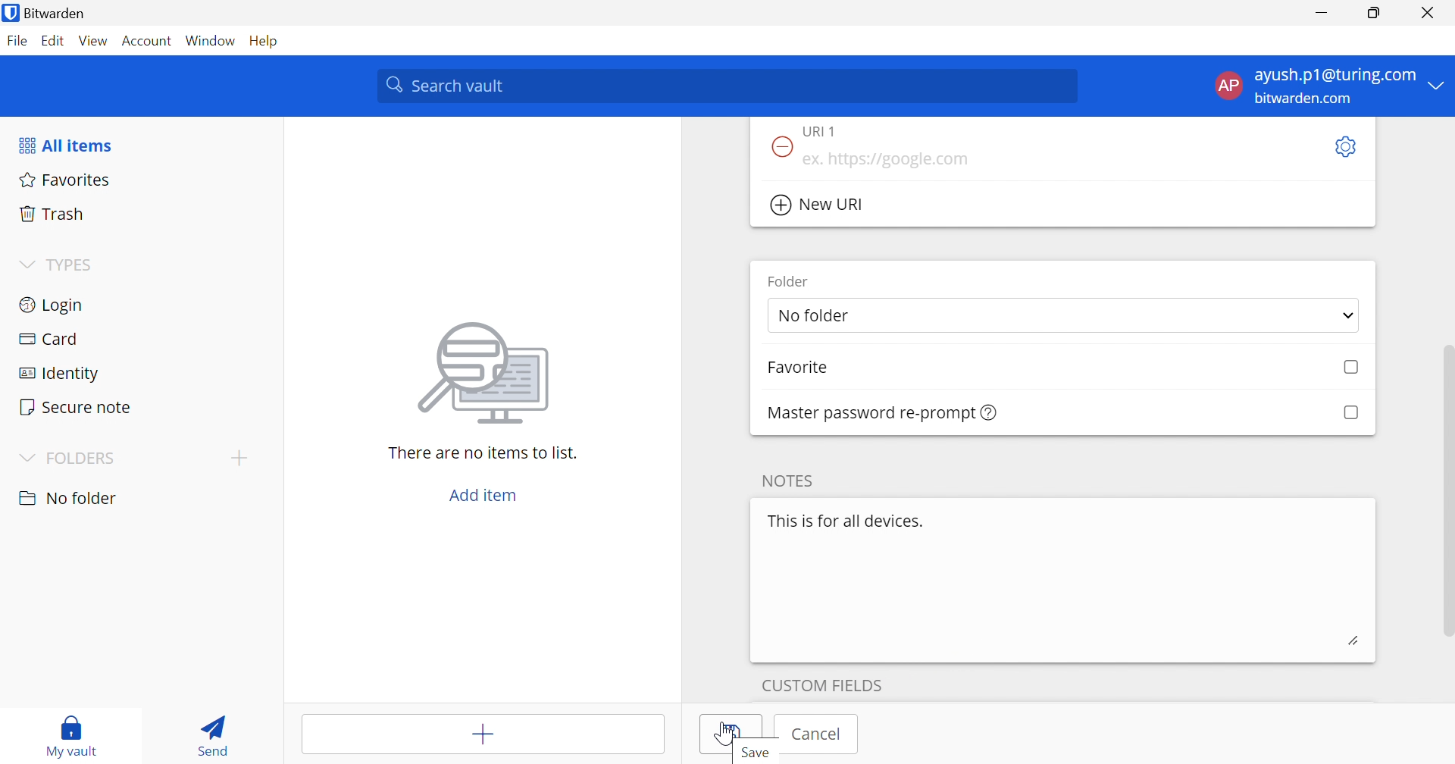  What do you see at coordinates (74, 268) in the screenshot?
I see `TYPES` at bounding box center [74, 268].